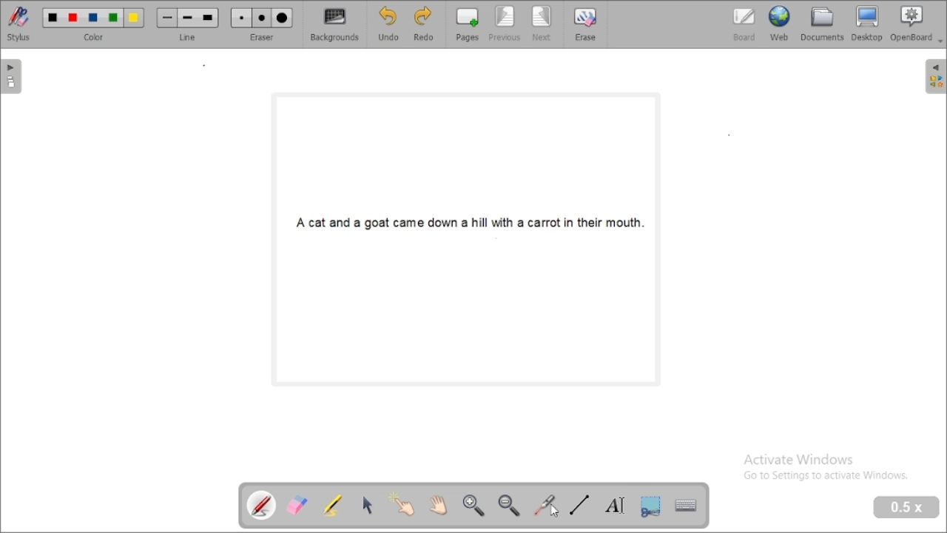 Image resolution: width=947 pixels, height=533 pixels. I want to click on Activate Windows
Go to Settings to activate Windows., so click(825, 469).